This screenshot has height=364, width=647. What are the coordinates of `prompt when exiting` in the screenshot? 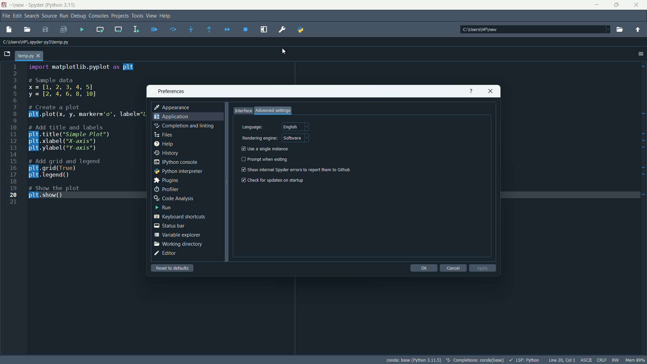 It's located at (266, 159).